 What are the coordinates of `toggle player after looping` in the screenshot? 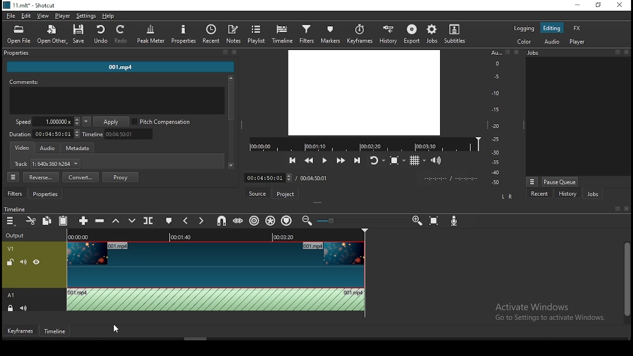 It's located at (377, 161).